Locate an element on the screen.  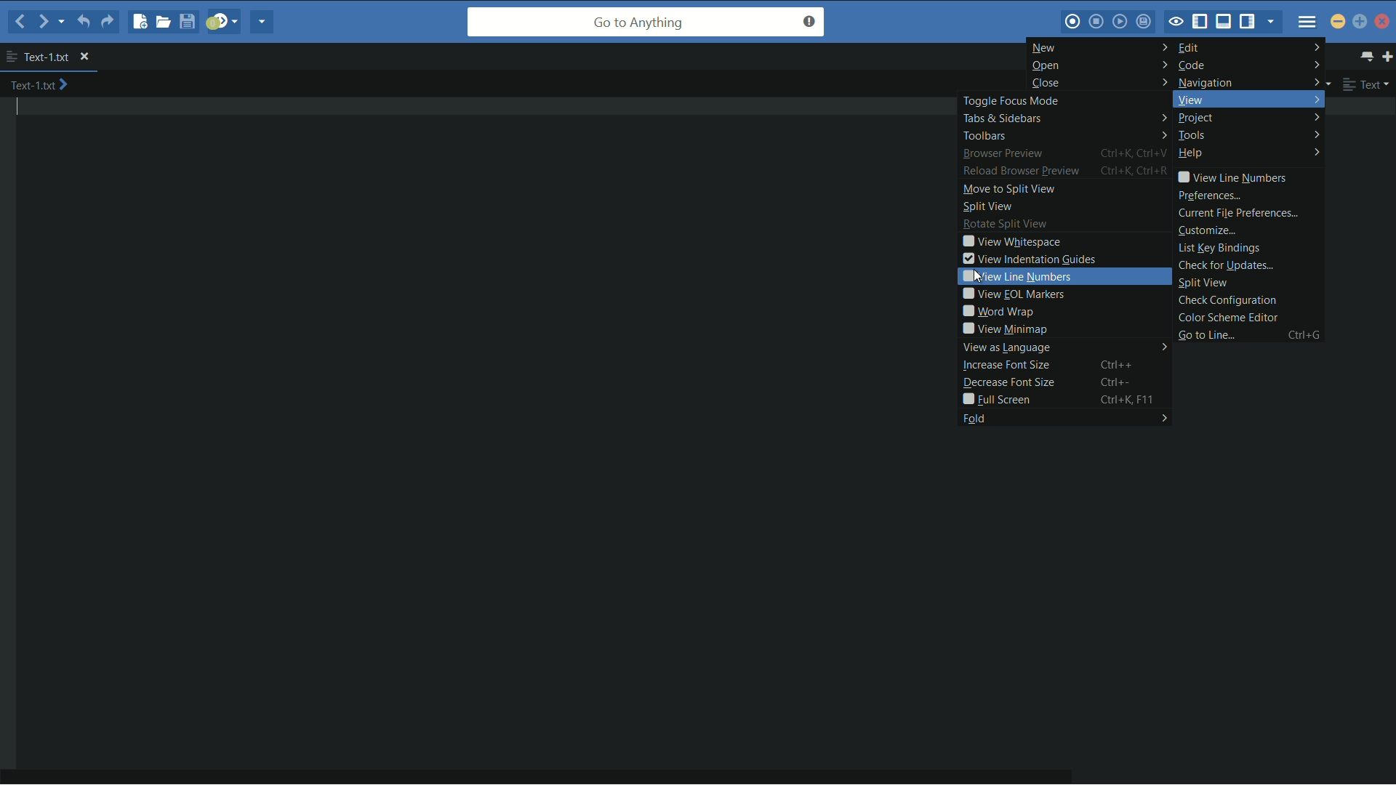
toolbars is located at coordinates (1062, 134).